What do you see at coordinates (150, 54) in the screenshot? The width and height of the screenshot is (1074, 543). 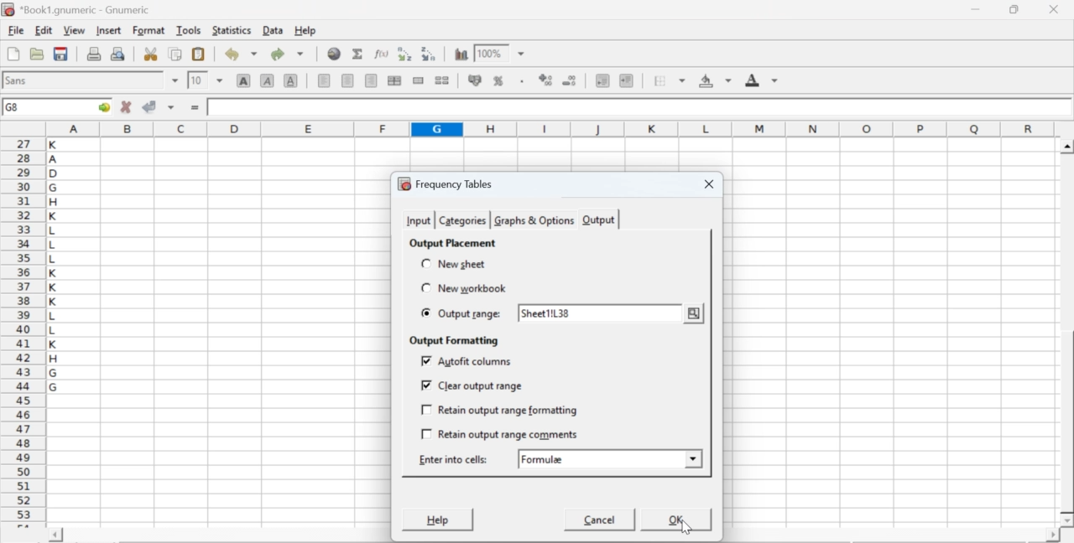 I see `cut` at bounding box center [150, 54].